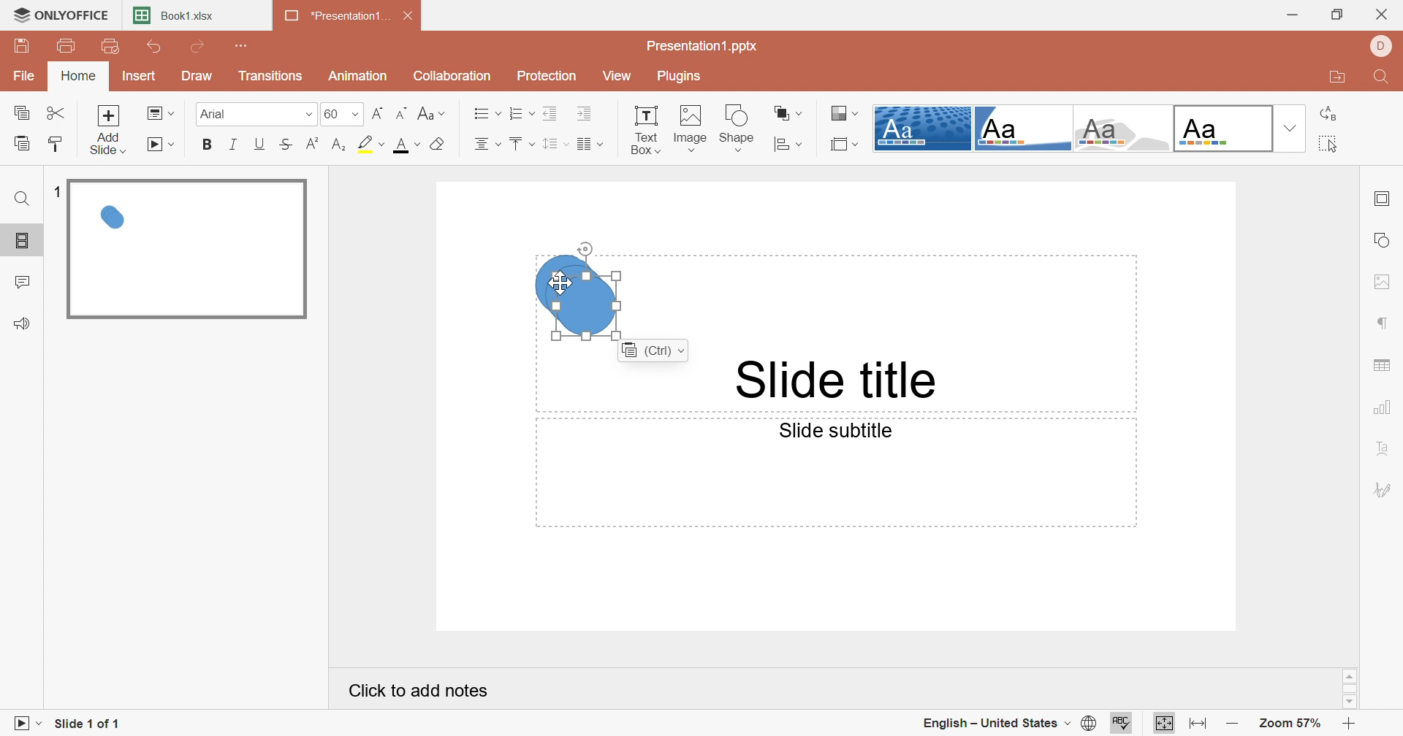 This screenshot has height=736, width=1403. What do you see at coordinates (590, 145) in the screenshot?
I see `Insert columns` at bounding box center [590, 145].